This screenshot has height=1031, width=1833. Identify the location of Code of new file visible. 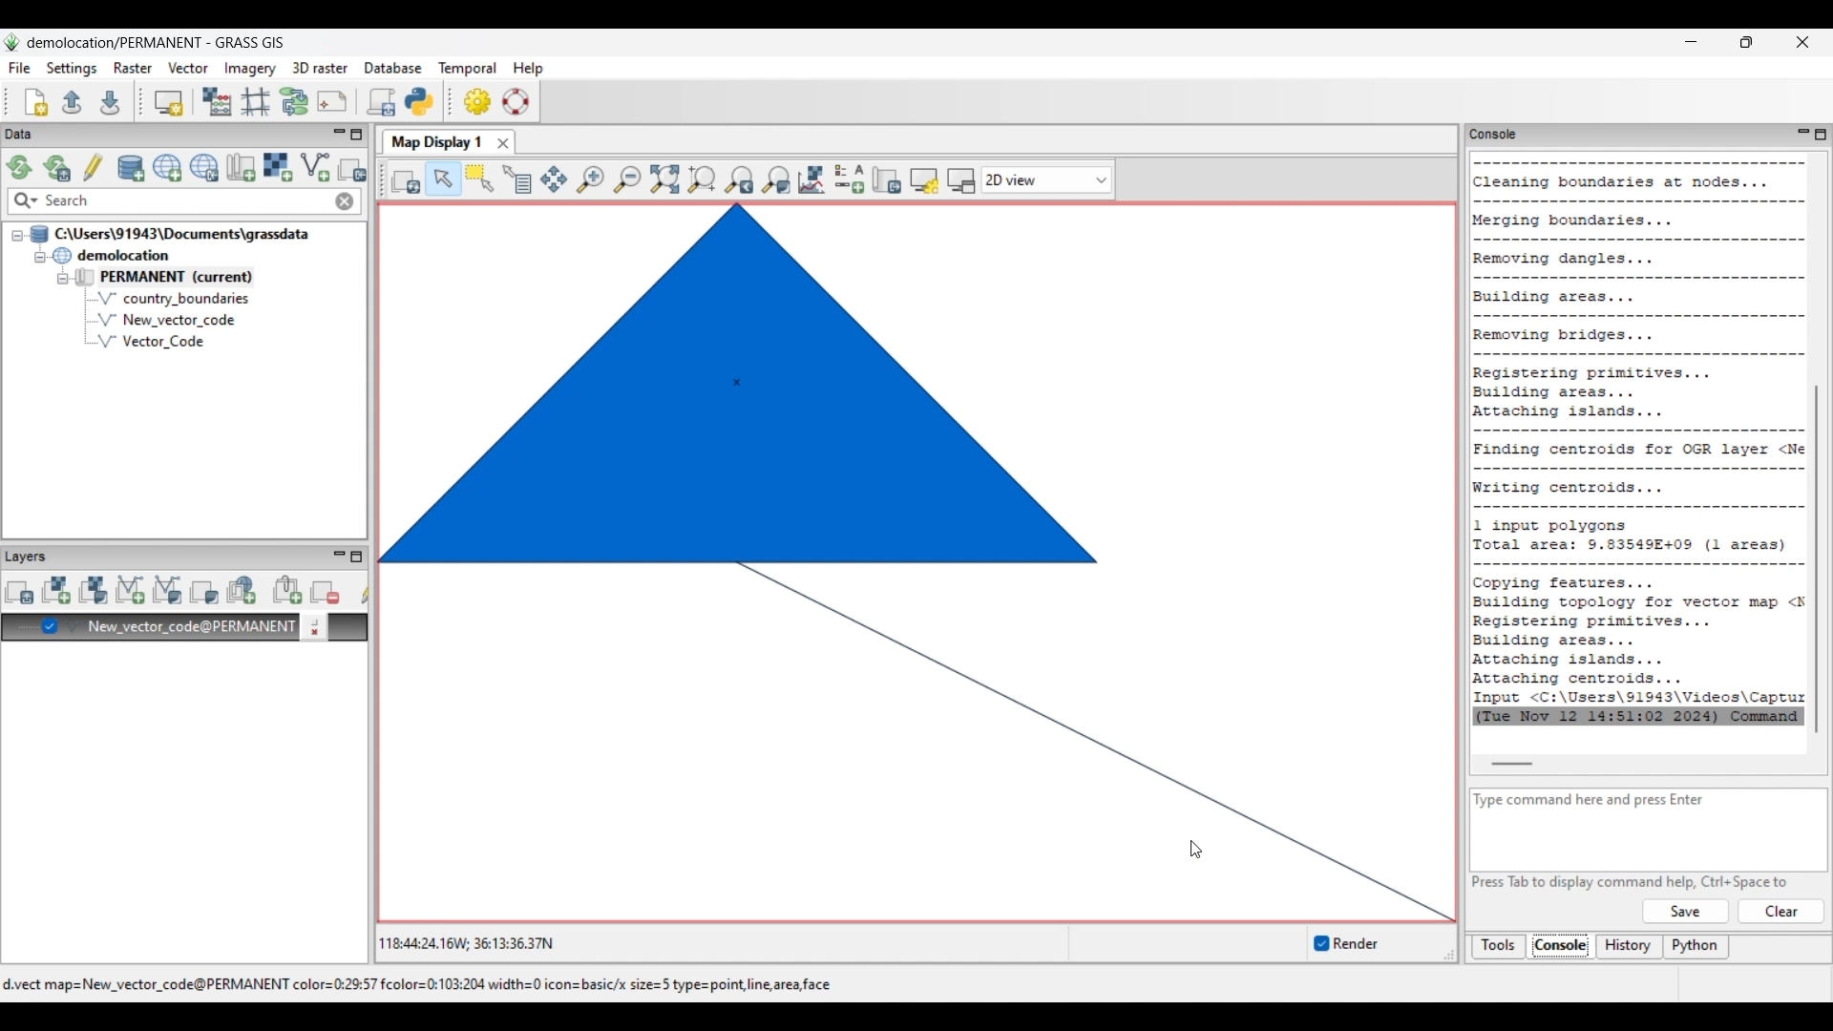
(1640, 439).